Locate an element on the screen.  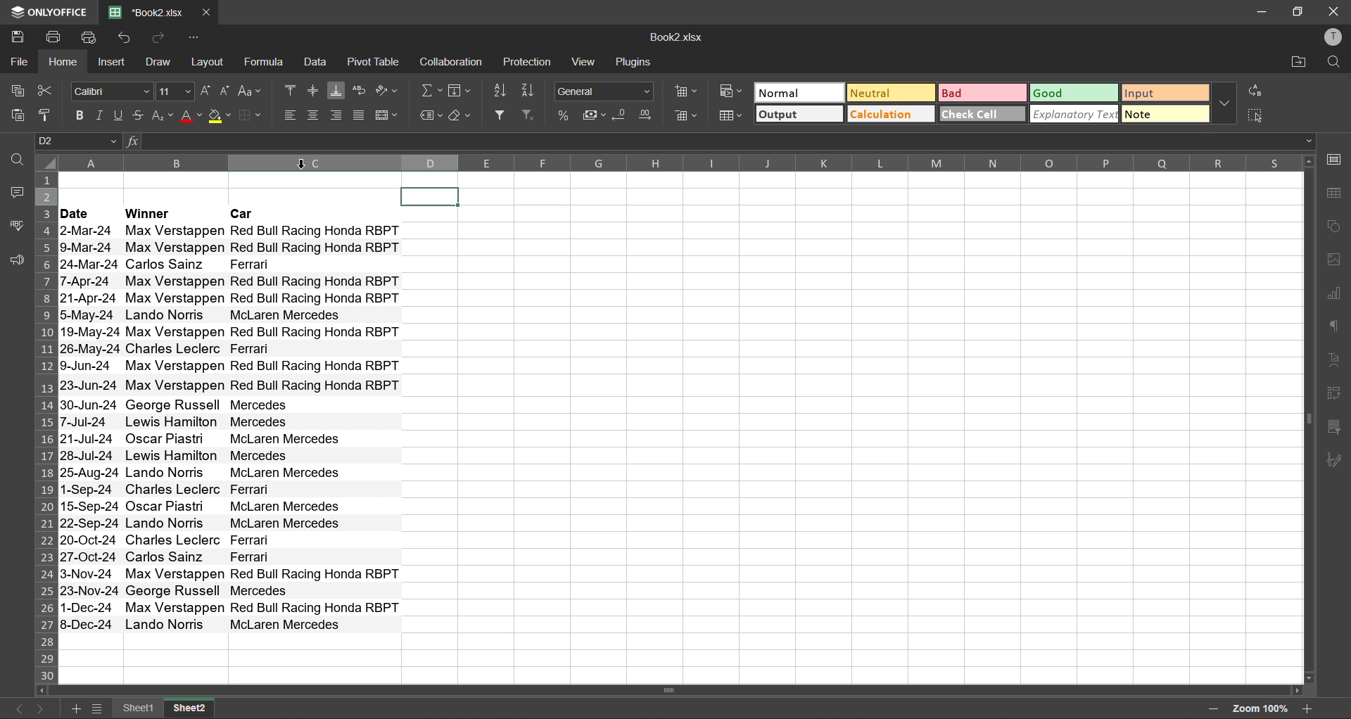
align middle is located at coordinates (312, 89).